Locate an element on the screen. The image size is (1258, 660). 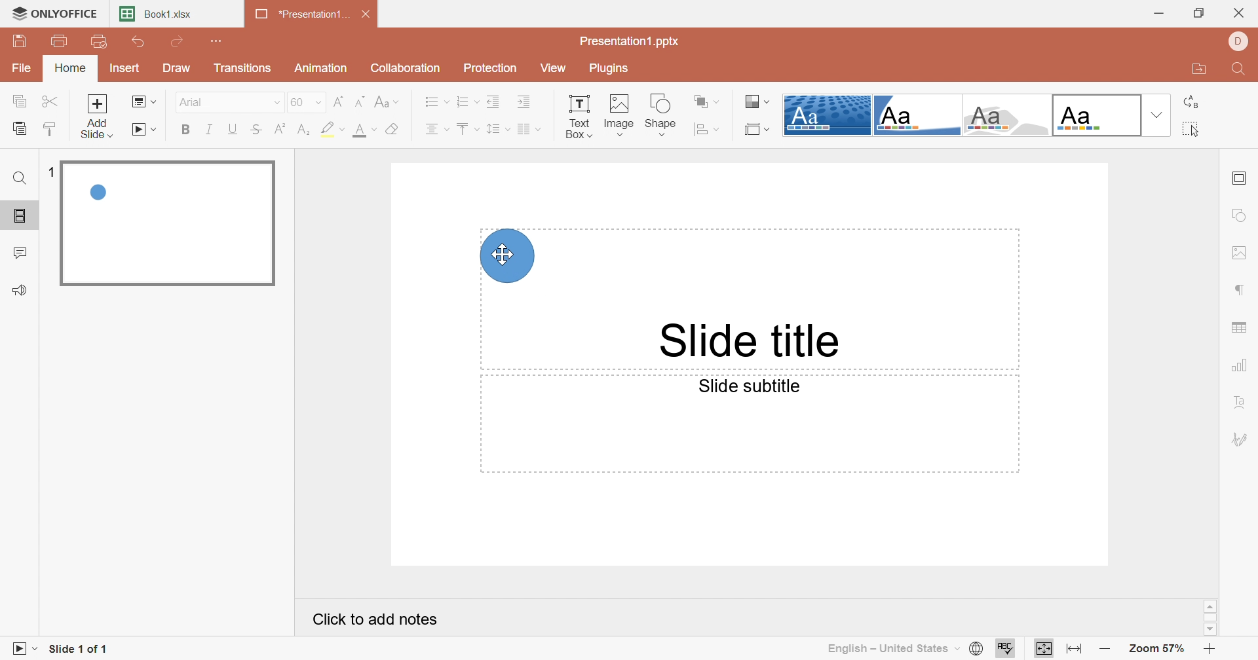
File is located at coordinates (23, 67).